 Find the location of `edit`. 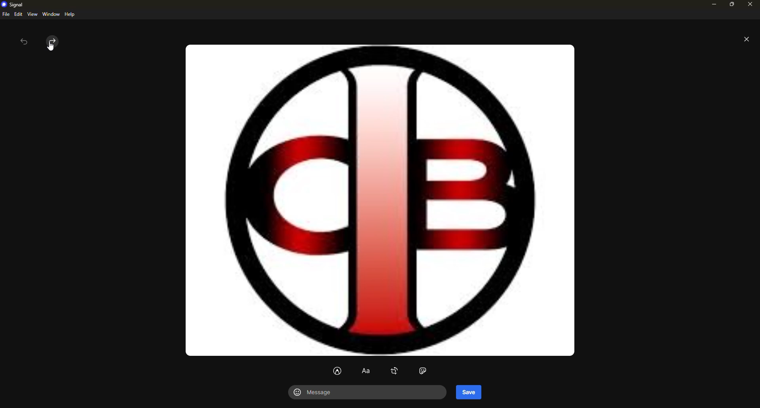

edit is located at coordinates (18, 14).